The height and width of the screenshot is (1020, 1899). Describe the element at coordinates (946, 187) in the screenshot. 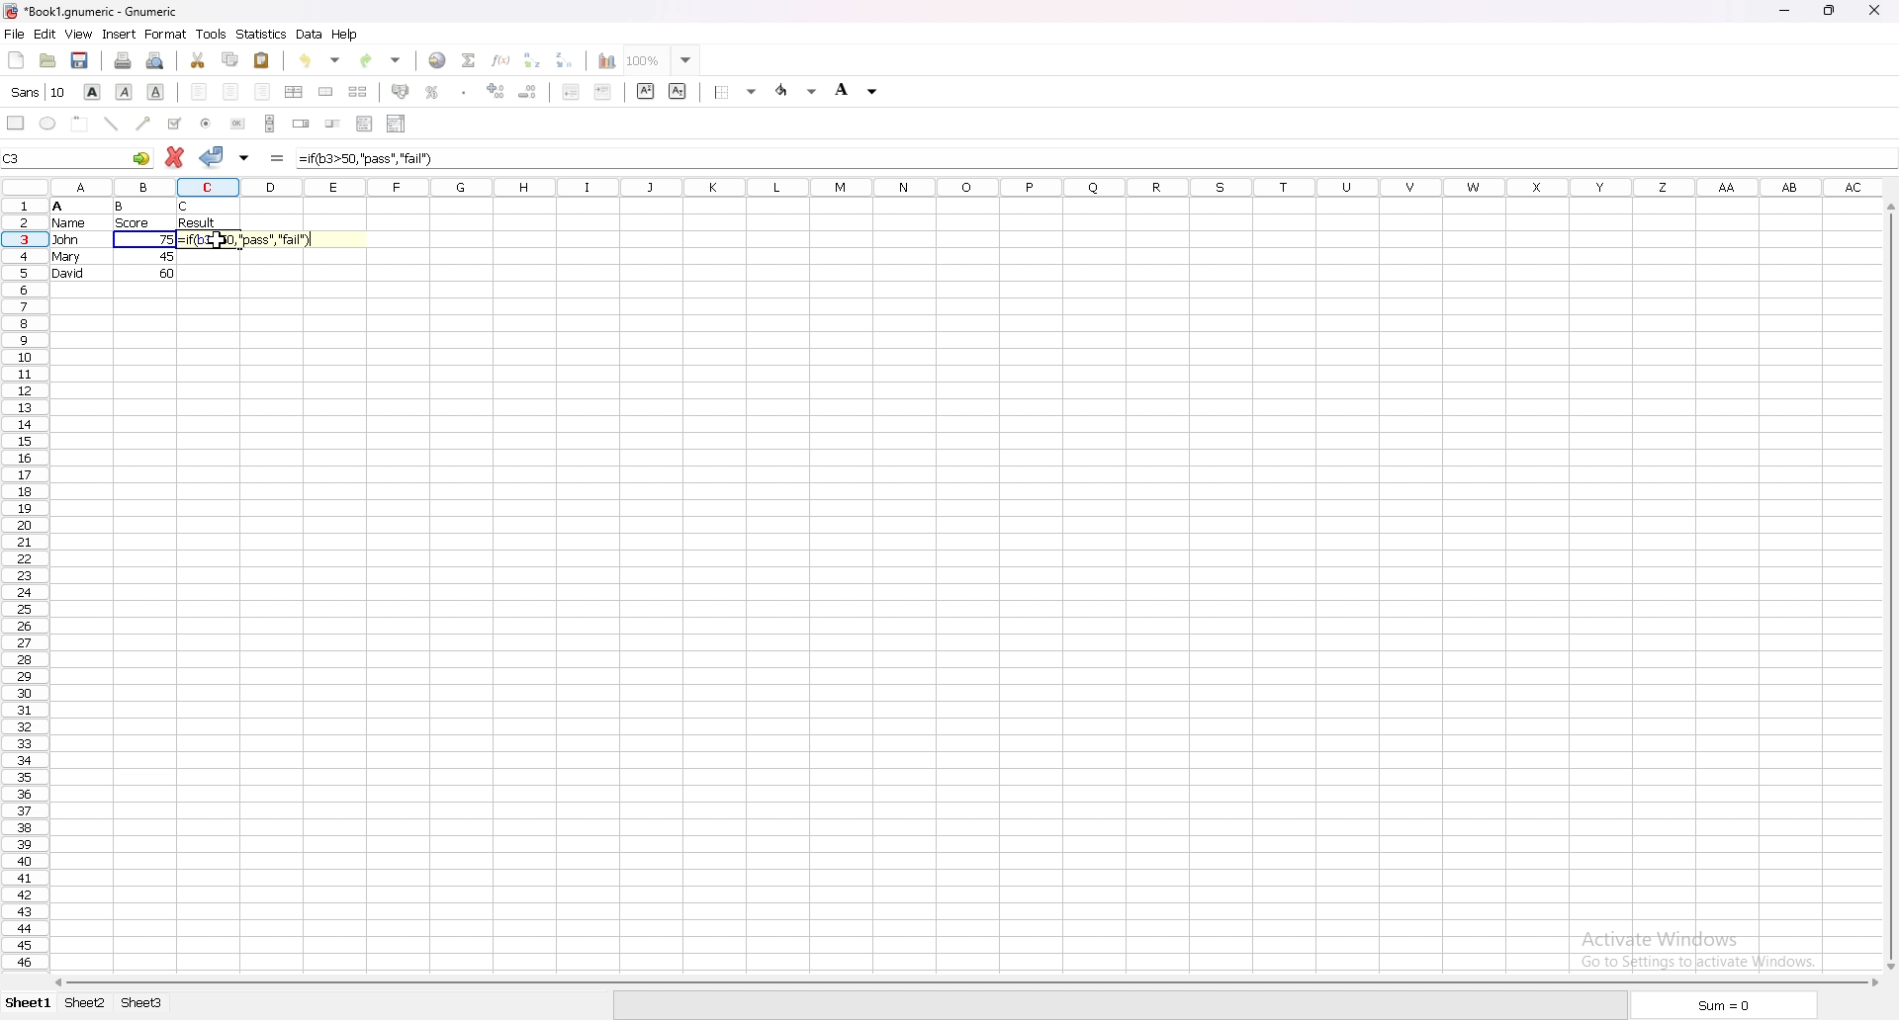

I see `column` at that location.